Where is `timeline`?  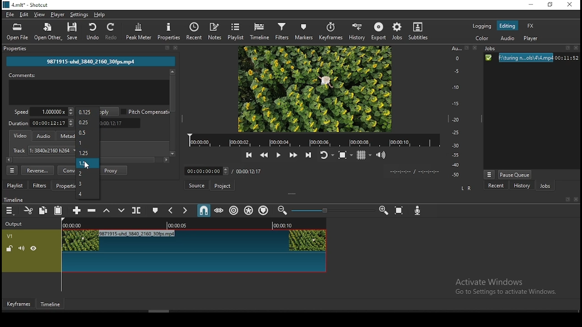
timeline is located at coordinates (18, 199).